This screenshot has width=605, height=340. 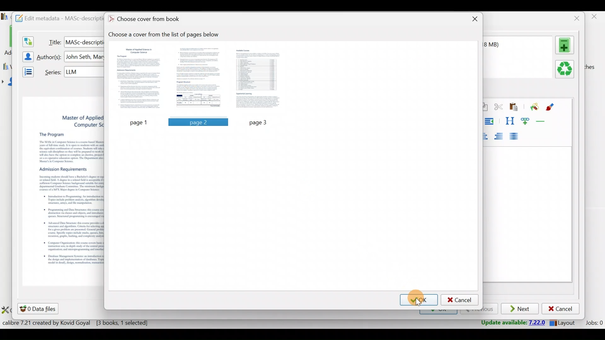 I want to click on Next, so click(x=521, y=309).